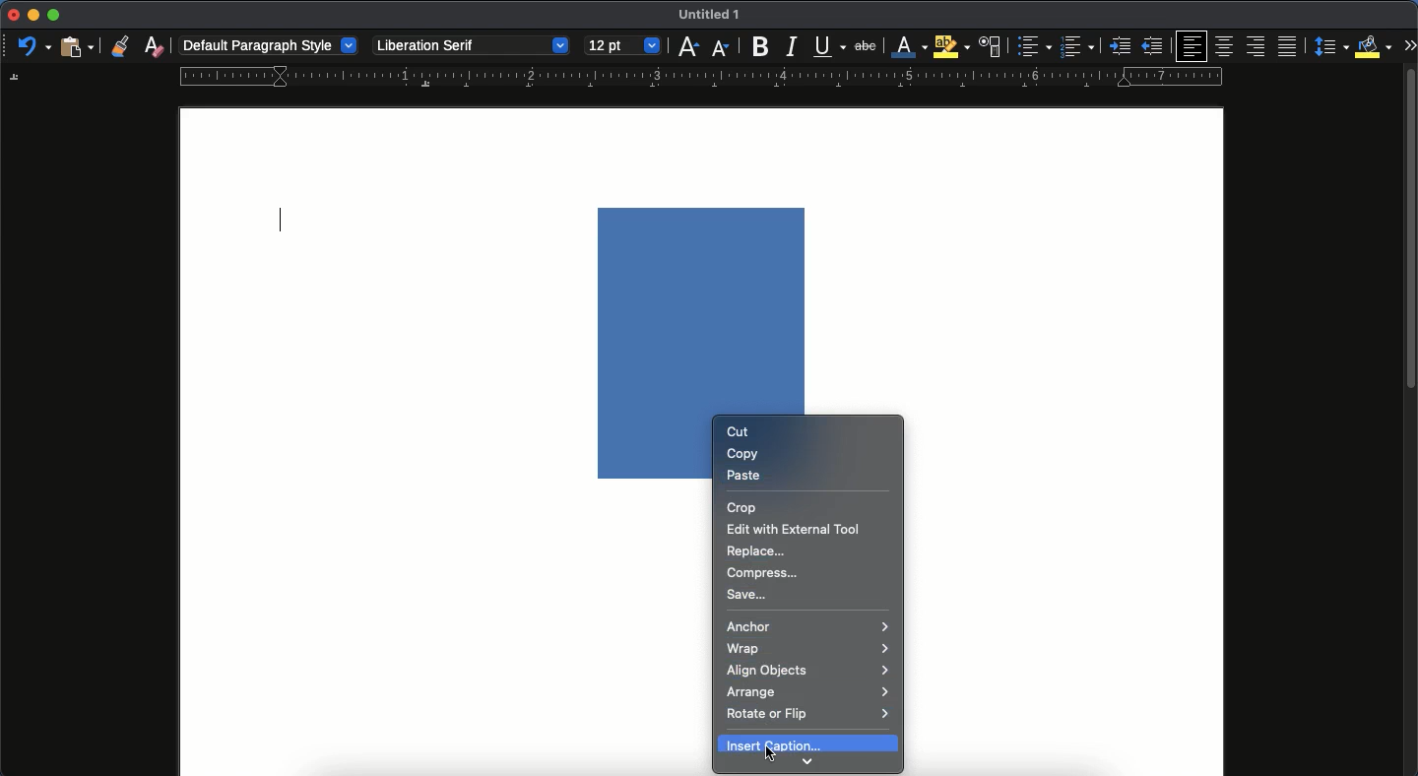 The width and height of the screenshot is (1418, 776). What do you see at coordinates (748, 596) in the screenshot?
I see `save` at bounding box center [748, 596].